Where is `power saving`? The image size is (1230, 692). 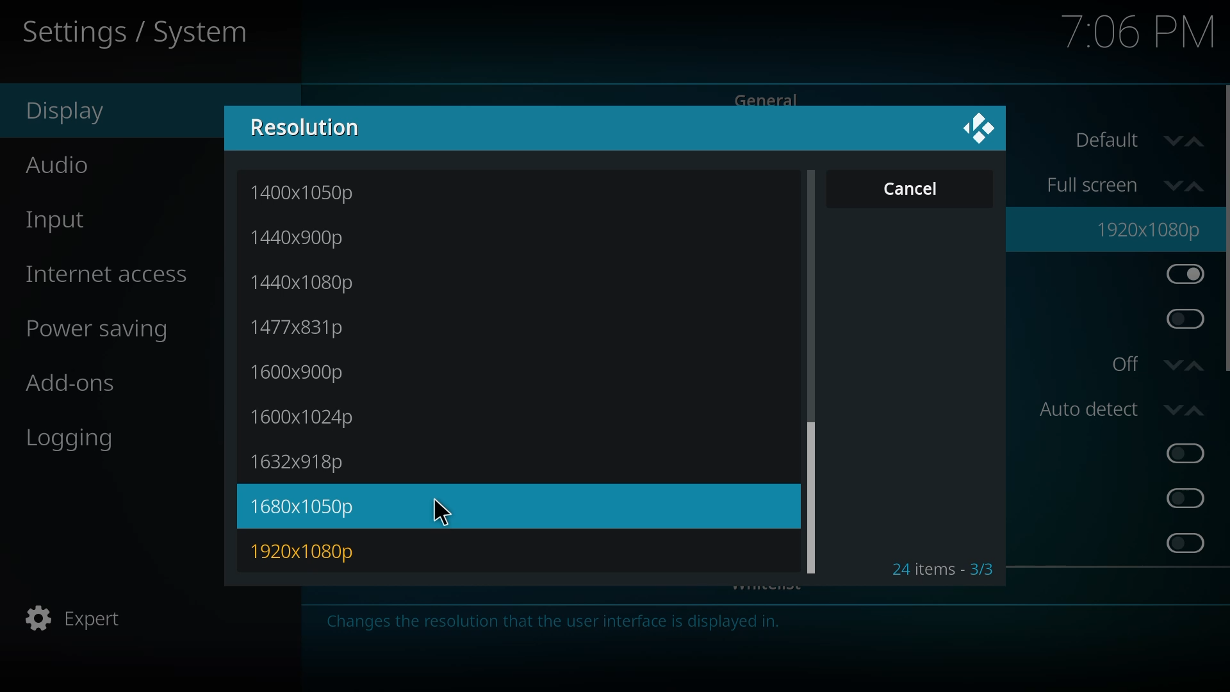 power saving is located at coordinates (110, 331).